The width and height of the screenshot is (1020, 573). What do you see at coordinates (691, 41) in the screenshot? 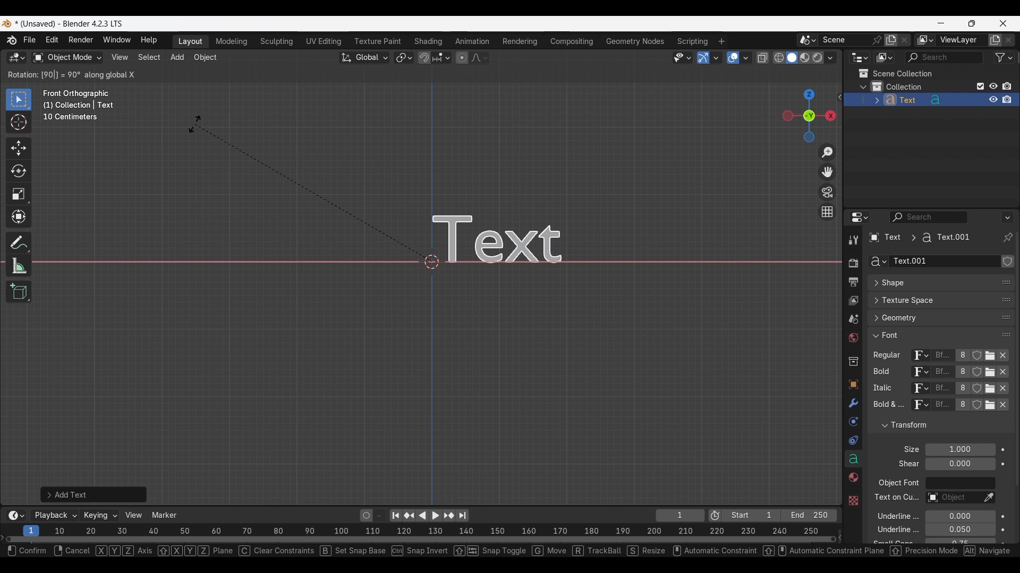
I see `Scripting workspace` at bounding box center [691, 41].